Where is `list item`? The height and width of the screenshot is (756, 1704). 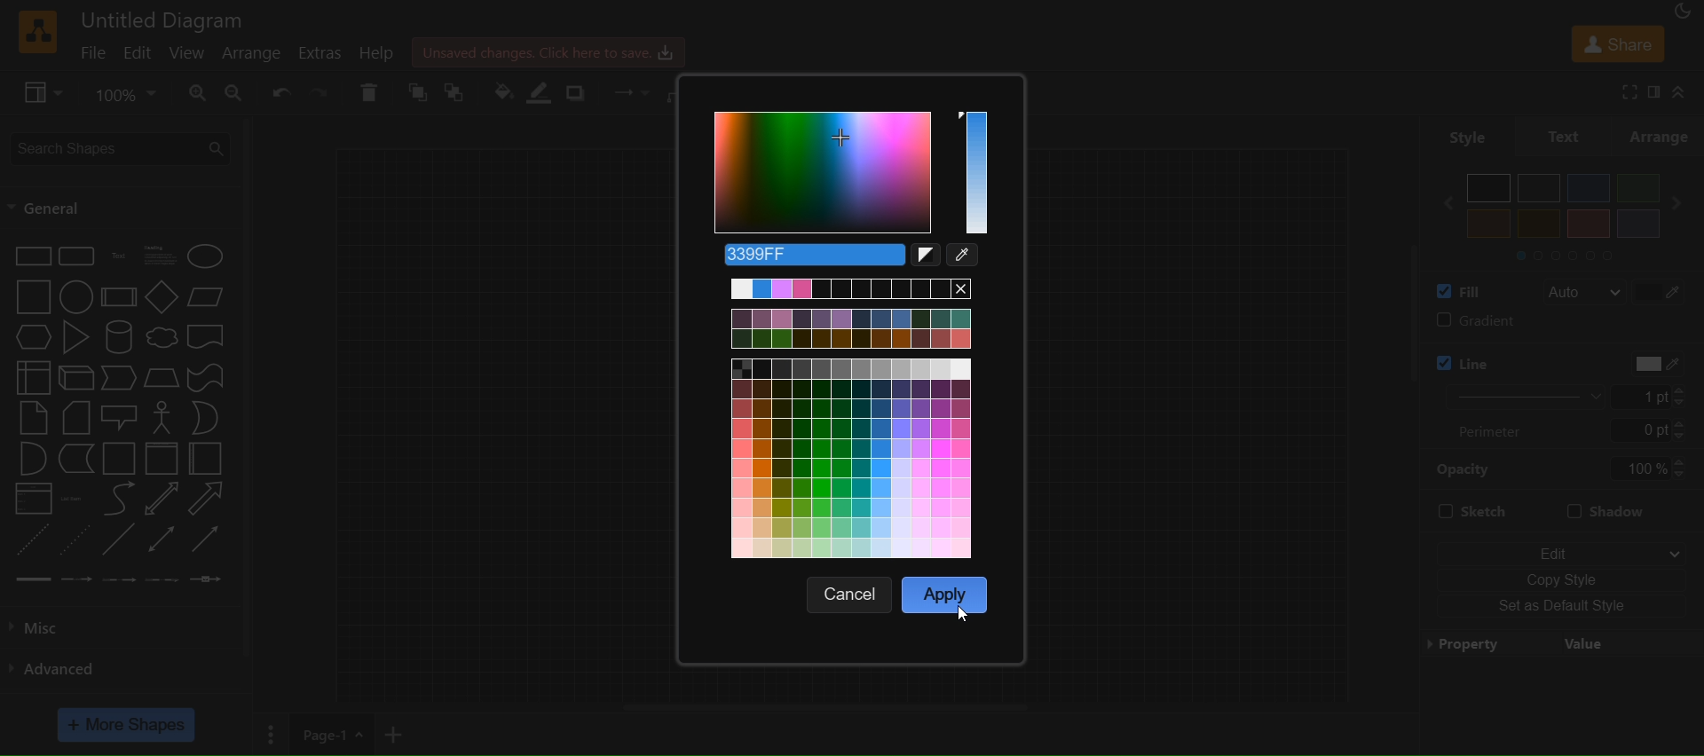 list item is located at coordinates (75, 499).